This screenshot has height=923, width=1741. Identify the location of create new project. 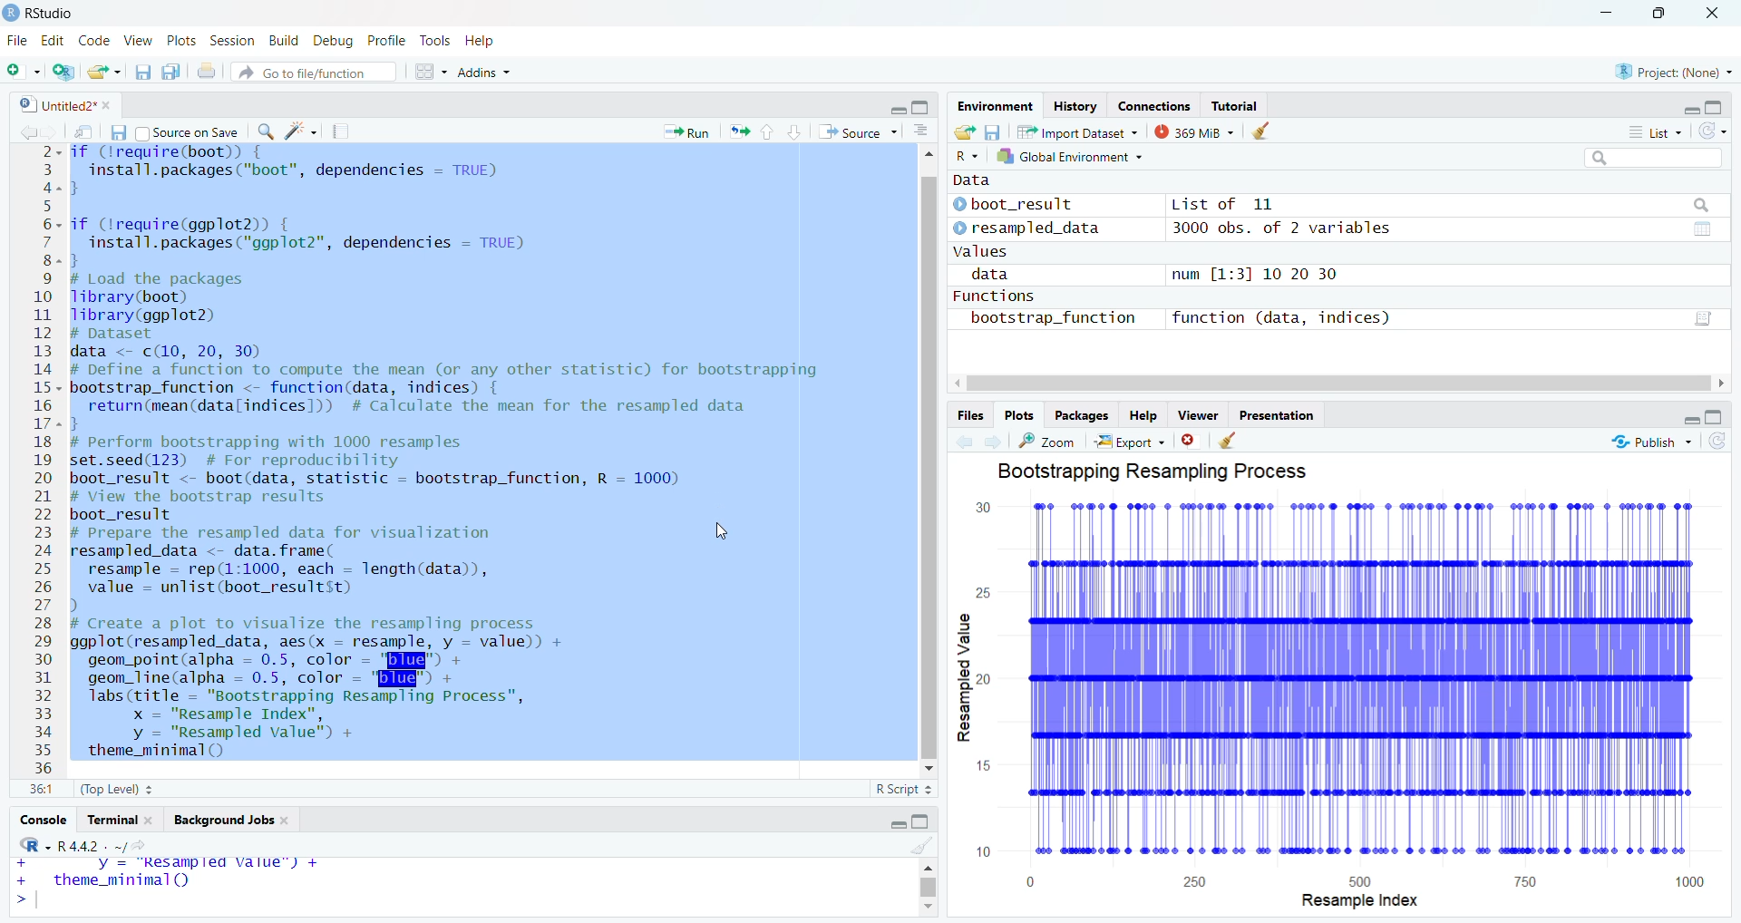
(63, 73).